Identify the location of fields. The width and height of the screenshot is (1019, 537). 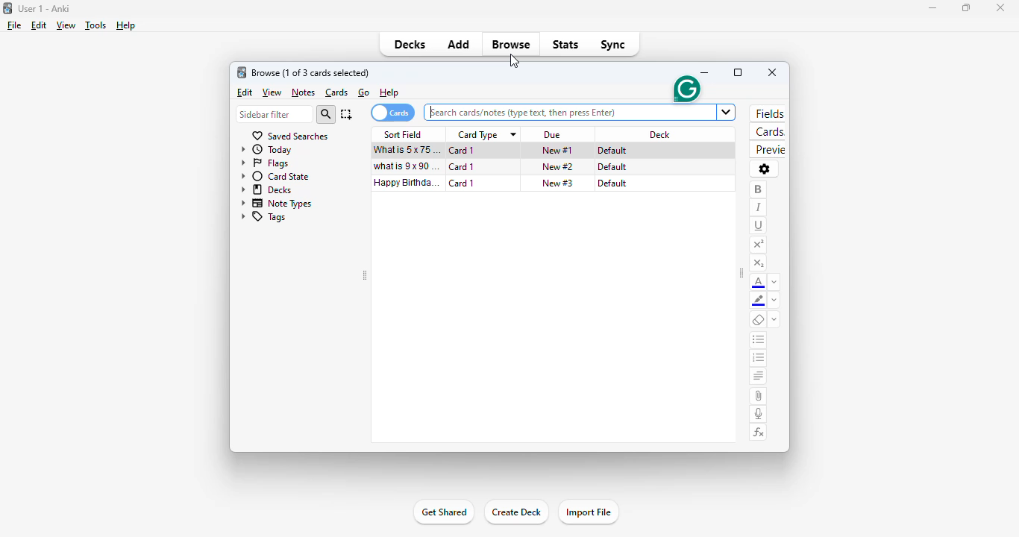
(769, 113).